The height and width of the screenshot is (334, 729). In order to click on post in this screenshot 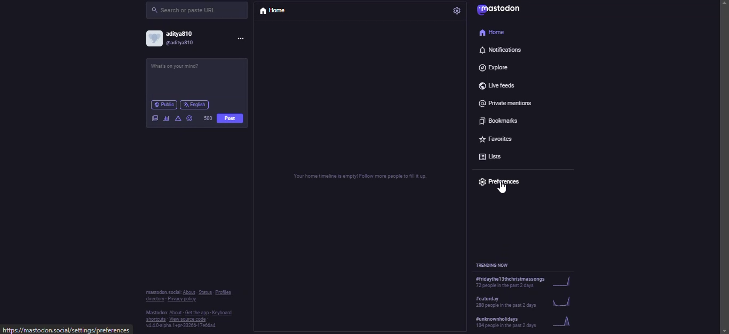, I will do `click(229, 119)`.